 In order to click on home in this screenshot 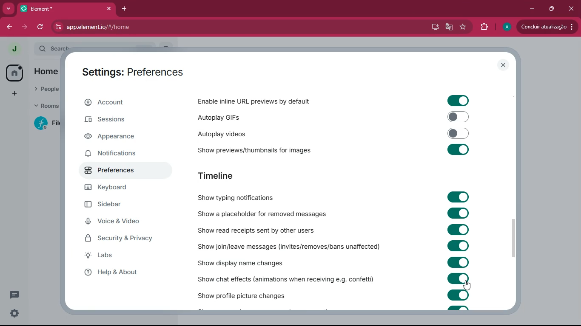, I will do `click(15, 73)`.